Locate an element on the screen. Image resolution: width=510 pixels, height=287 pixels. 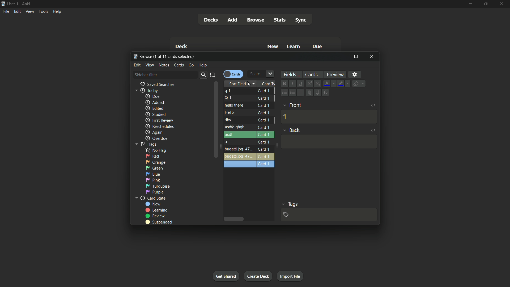
get shared is located at coordinates (226, 277).